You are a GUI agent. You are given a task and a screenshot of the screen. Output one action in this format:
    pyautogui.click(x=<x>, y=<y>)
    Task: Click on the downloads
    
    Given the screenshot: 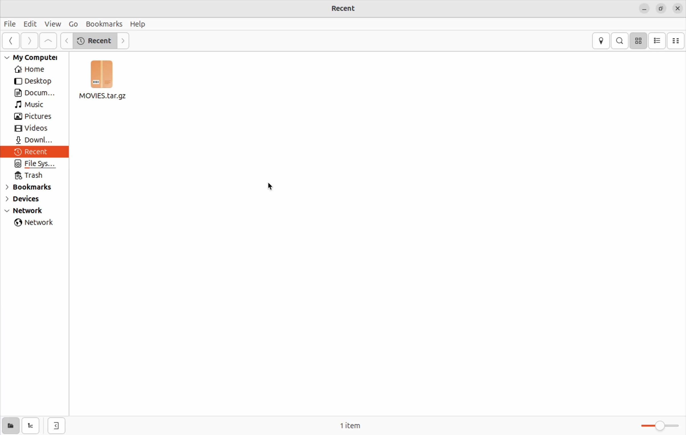 What is the action you would take?
    pyautogui.click(x=35, y=140)
    